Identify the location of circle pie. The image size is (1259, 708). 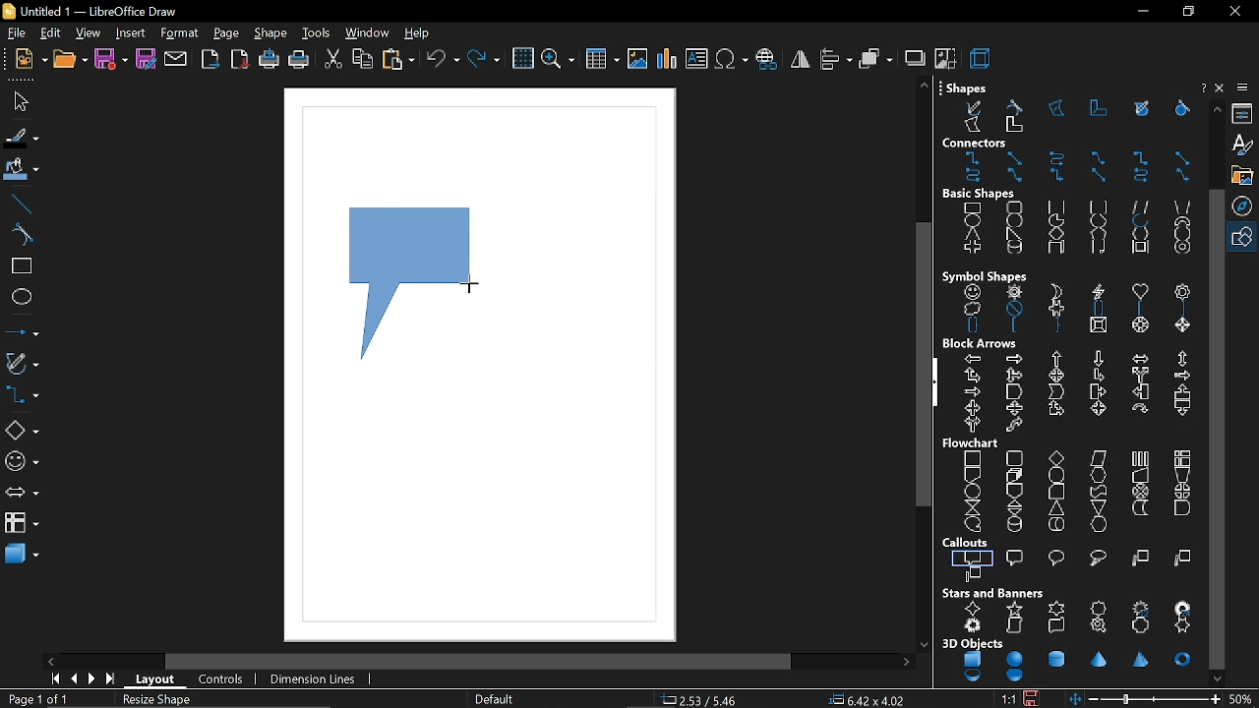
(1056, 220).